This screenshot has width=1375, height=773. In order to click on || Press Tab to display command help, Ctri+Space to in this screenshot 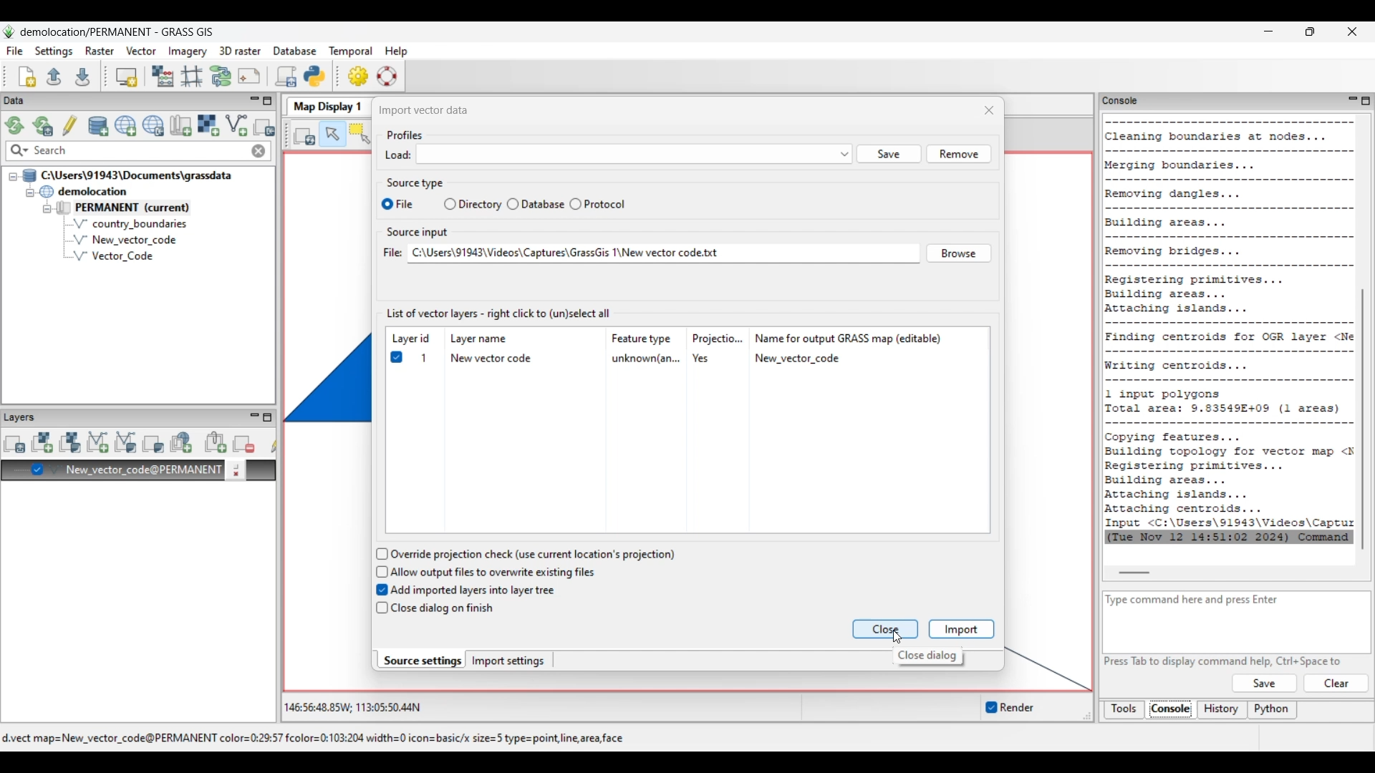, I will do `click(1217, 660)`.